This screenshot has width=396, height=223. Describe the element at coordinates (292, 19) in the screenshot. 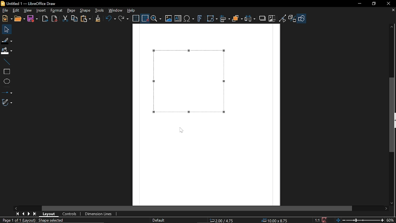

I see `Toggle extrusion` at that location.